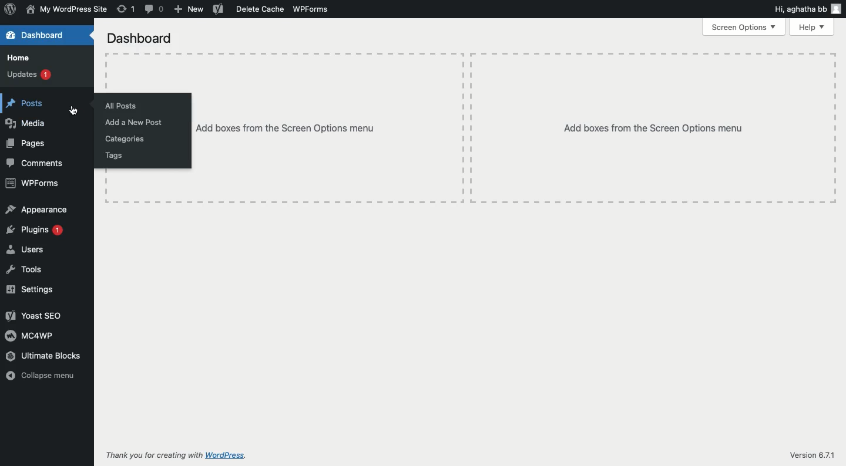 The width and height of the screenshot is (846, 466). What do you see at coordinates (29, 145) in the screenshot?
I see `Pages` at bounding box center [29, 145].